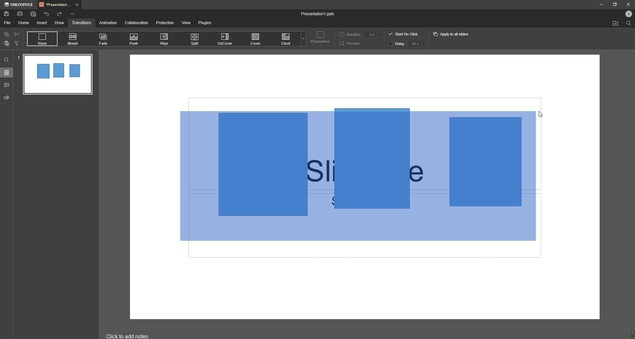 This screenshot has width=635, height=339. I want to click on Quick Print, so click(33, 14).